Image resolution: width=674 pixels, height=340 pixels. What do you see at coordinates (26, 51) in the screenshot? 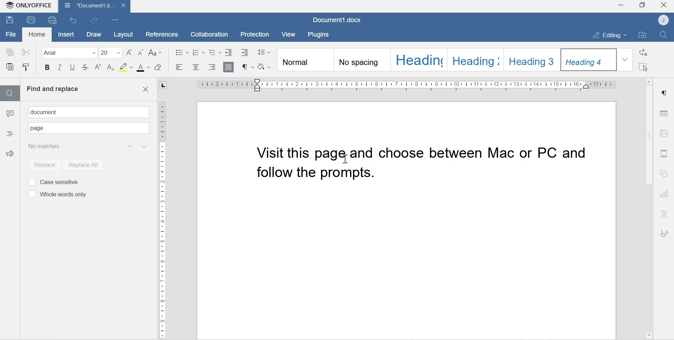
I see `Cut` at bounding box center [26, 51].